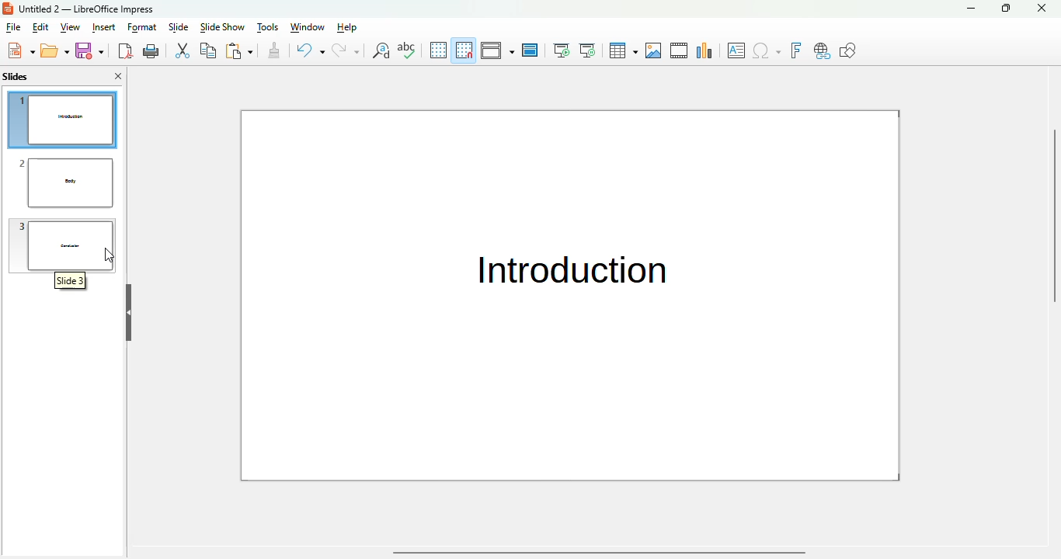  I want to click on insert chart, so click(705, 50).